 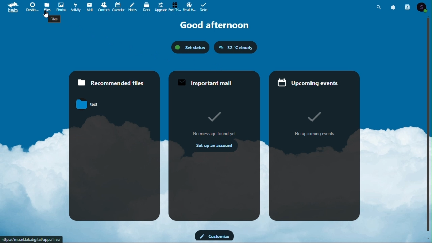 I want to click on No upcoming events, so click(x=312, y=136).